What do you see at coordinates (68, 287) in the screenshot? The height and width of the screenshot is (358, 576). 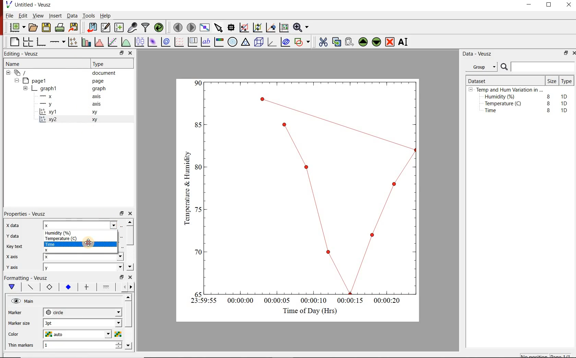 I see `marker fill` at bounding box center [68, 287].